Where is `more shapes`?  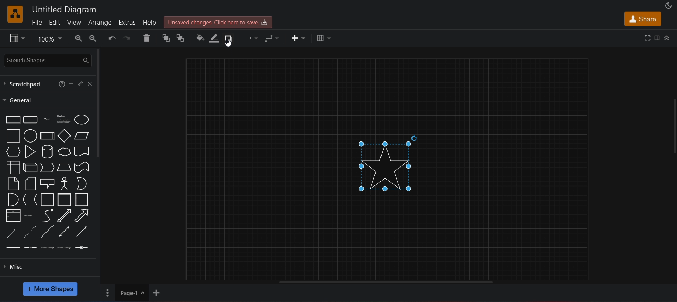 more shapes is located at coordinates (51, 289).